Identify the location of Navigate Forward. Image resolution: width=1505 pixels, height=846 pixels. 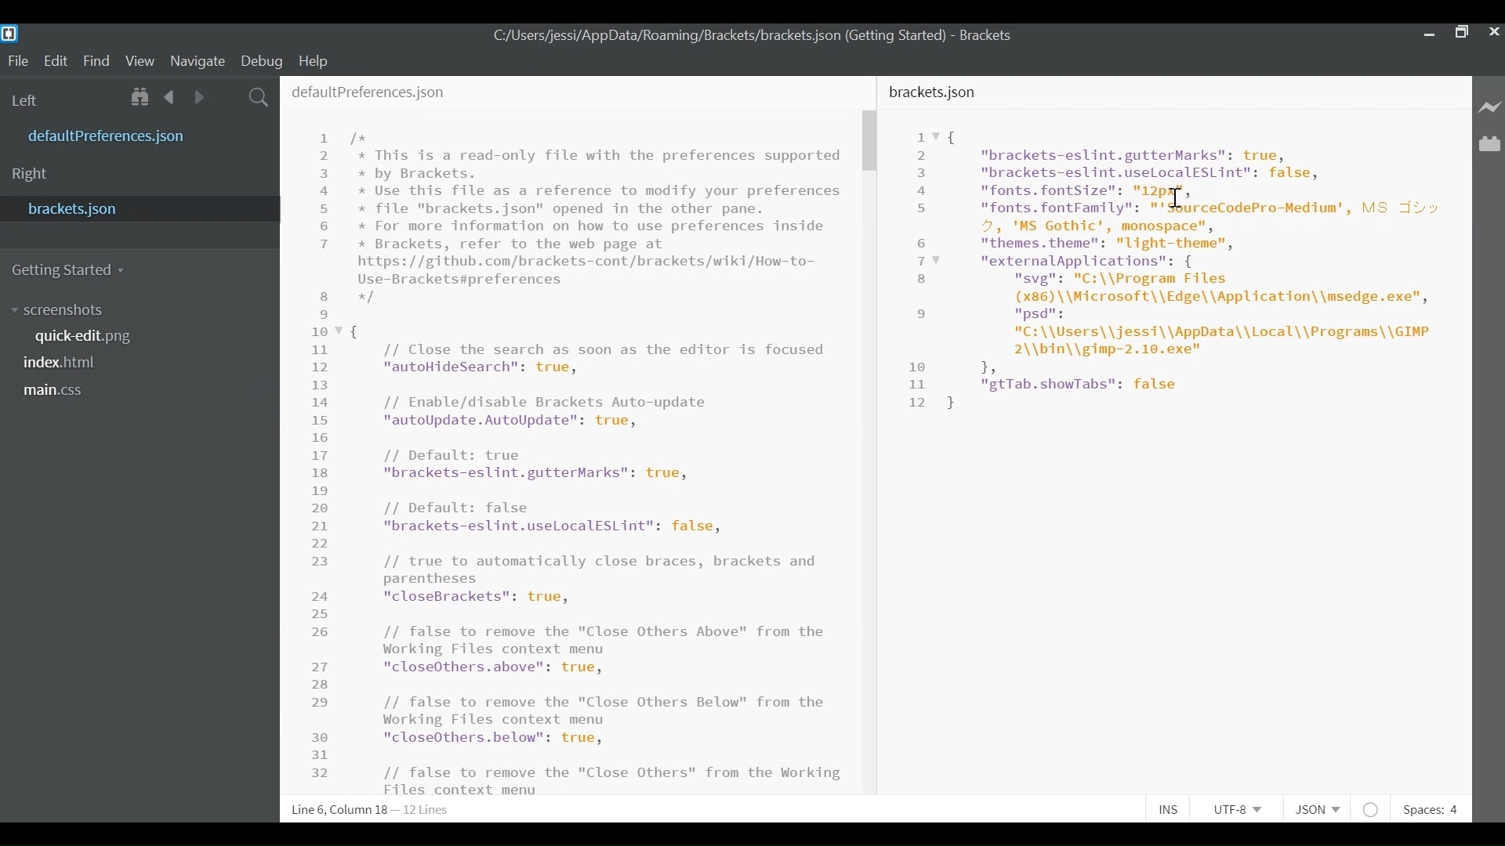
(201, 97).